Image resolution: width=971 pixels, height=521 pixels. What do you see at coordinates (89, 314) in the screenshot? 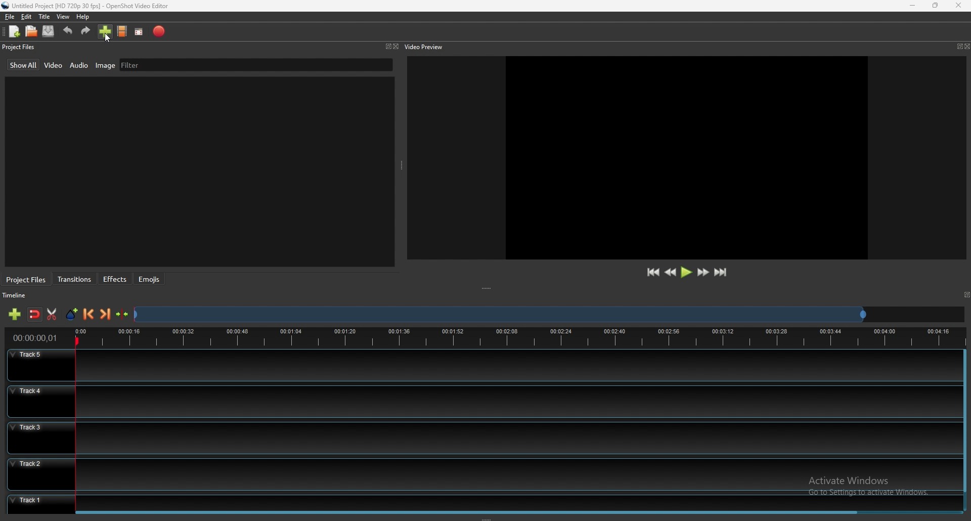
I see `previous marker` at bounding box center [89, 314].